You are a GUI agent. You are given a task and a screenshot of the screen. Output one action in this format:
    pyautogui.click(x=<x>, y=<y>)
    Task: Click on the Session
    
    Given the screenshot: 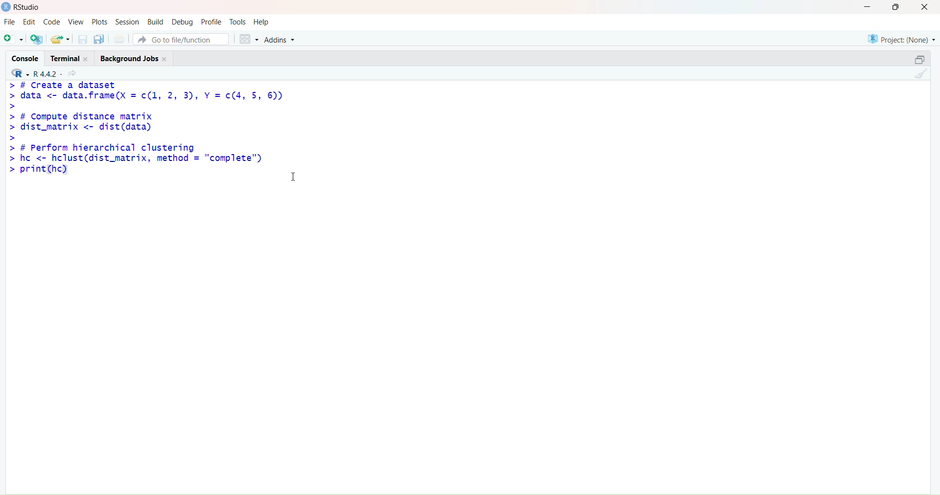 What is the action you would take?
    pyautogui.click(x=128, y=21)
    